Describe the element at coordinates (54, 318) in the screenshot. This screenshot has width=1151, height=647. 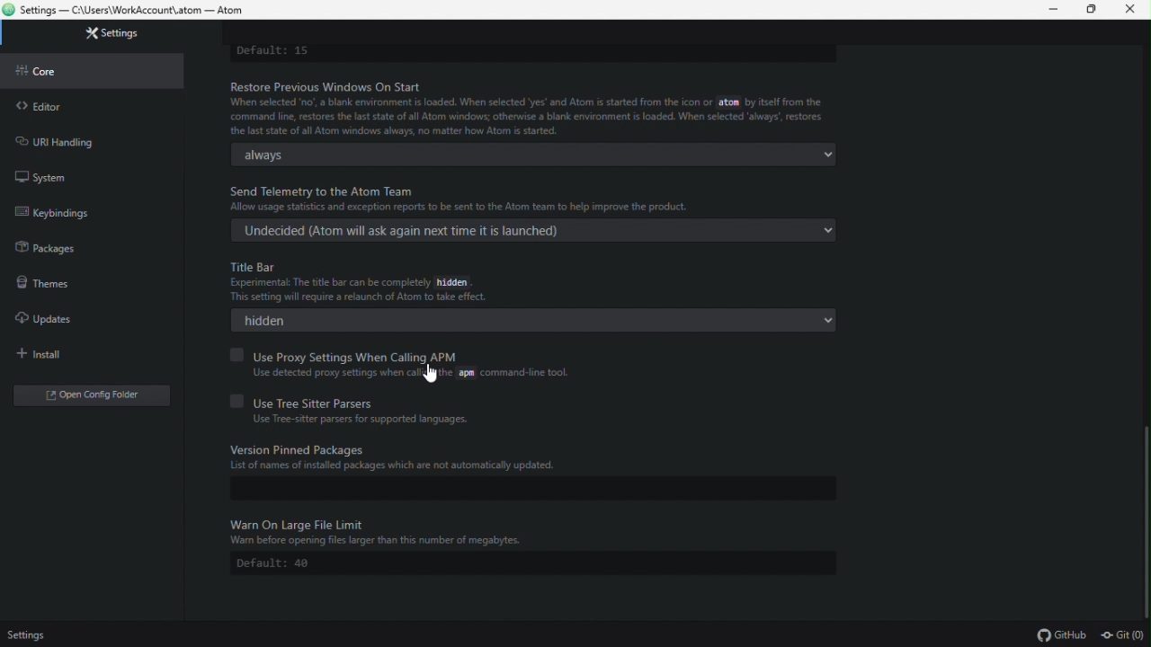
I see `updates` at that location.